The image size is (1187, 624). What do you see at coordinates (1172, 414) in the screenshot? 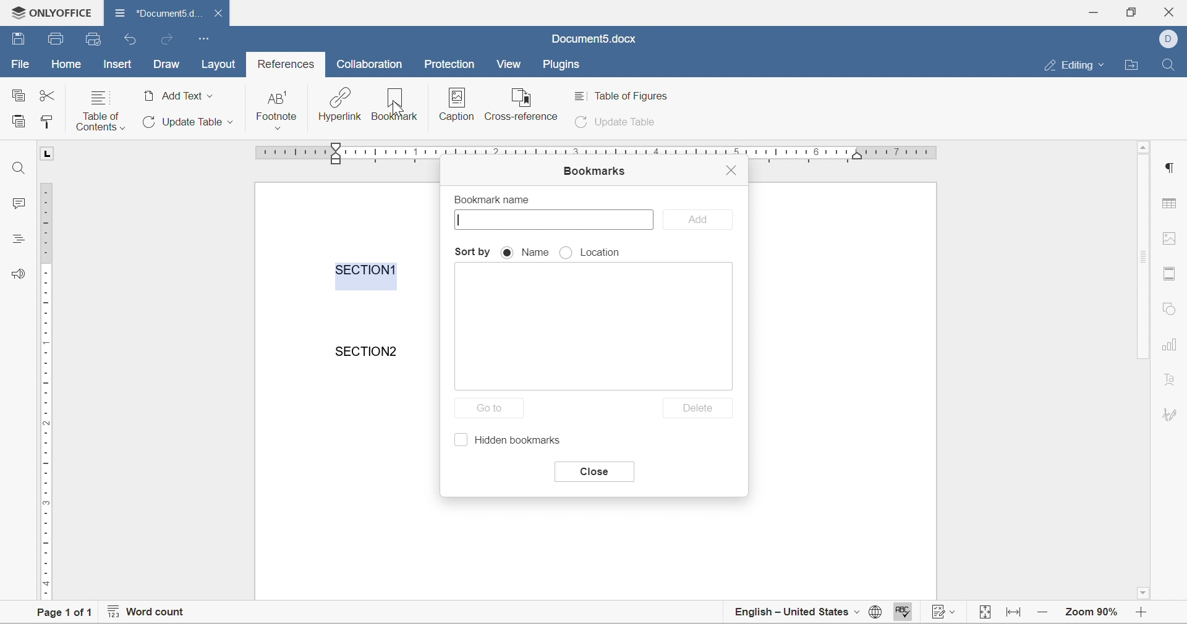
I see `signature settings` at bounding box center [1172, 414].